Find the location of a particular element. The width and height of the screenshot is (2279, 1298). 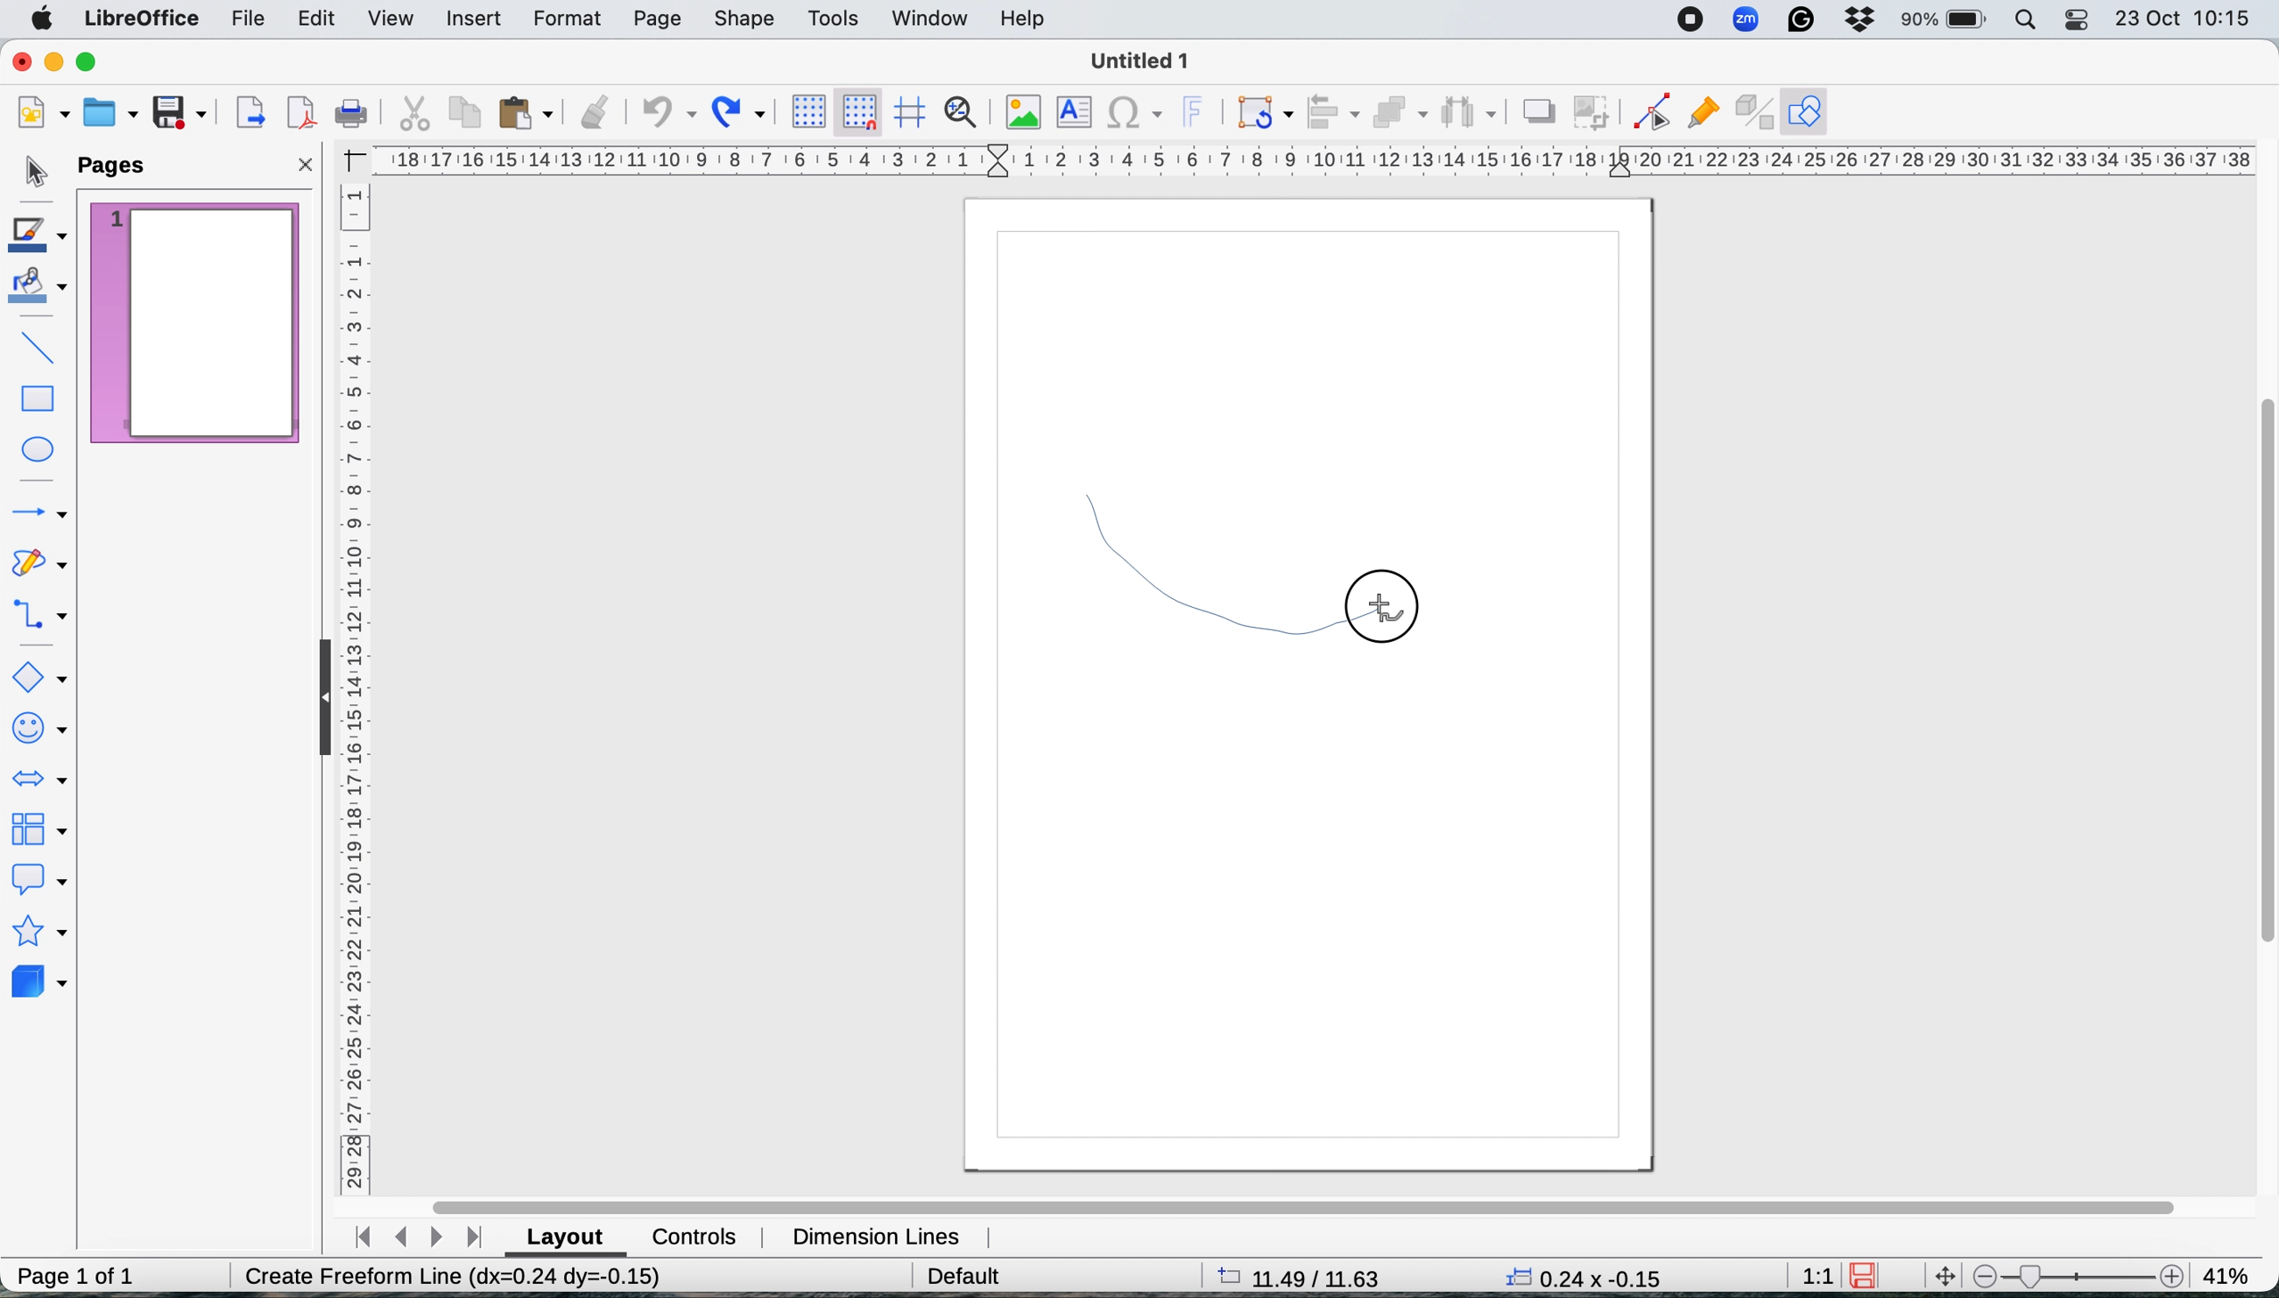

paste is located at coordinates (529, 114).